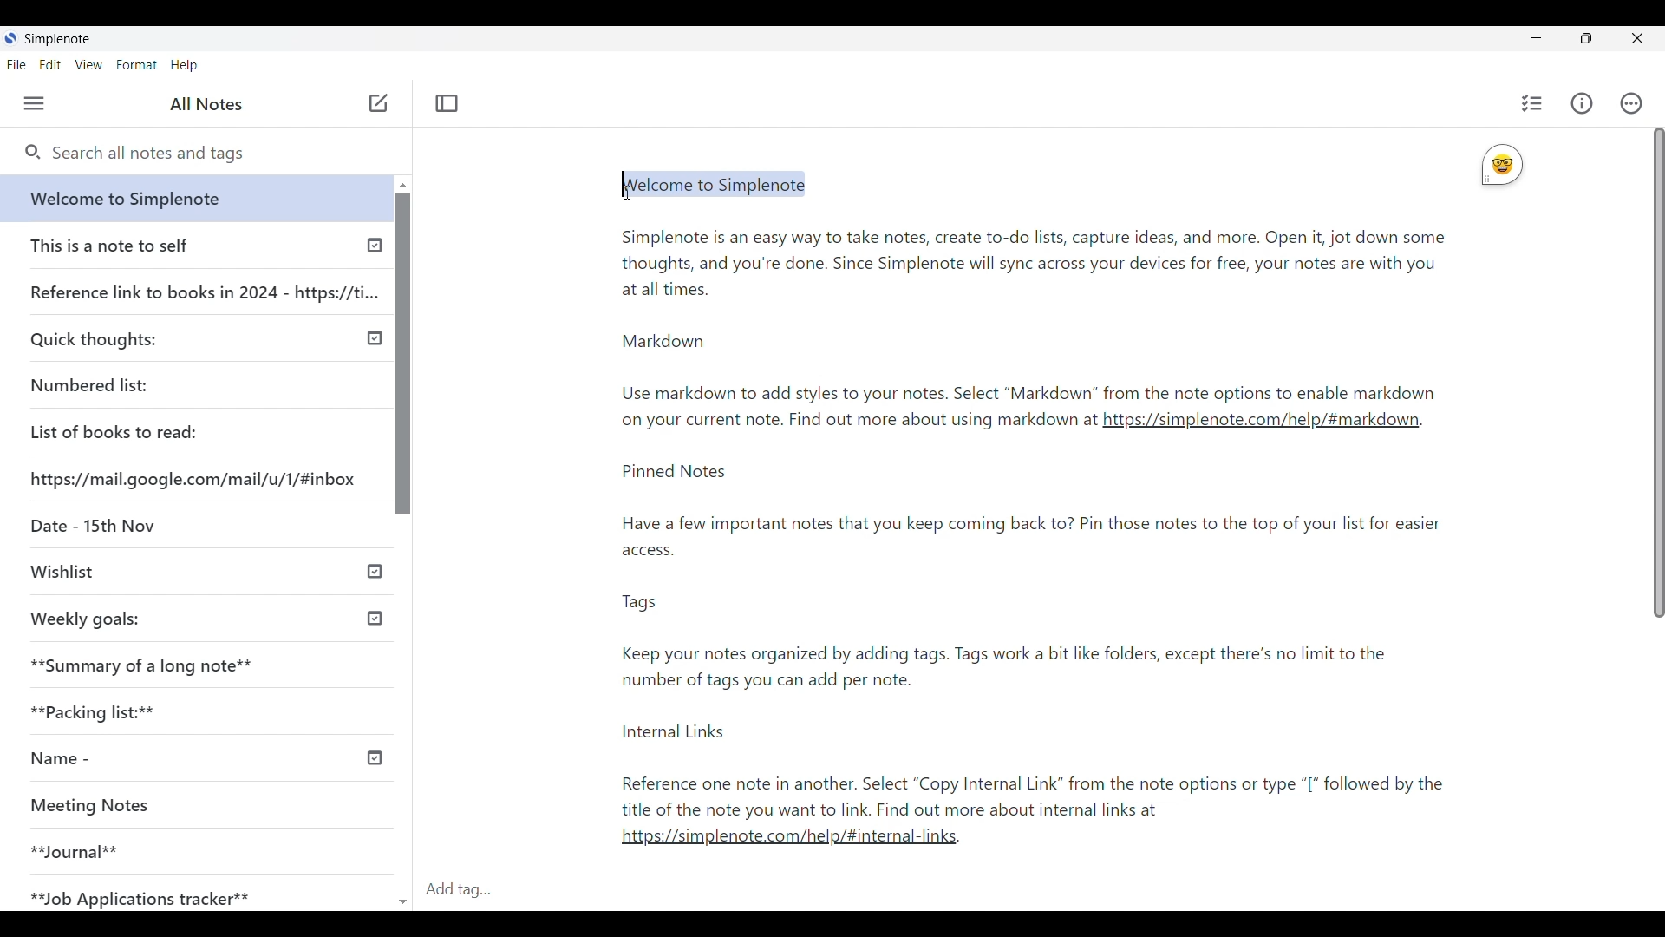  I want to click on This is a note to self, so click(110, 245).